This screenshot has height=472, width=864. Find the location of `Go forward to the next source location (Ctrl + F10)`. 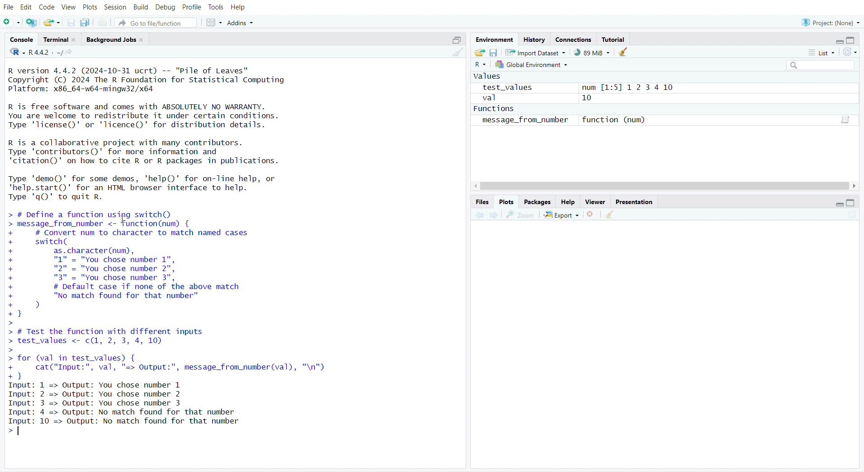

Go forward to the next source location (Ctrl + F10) is located at coordinates (494, 214).